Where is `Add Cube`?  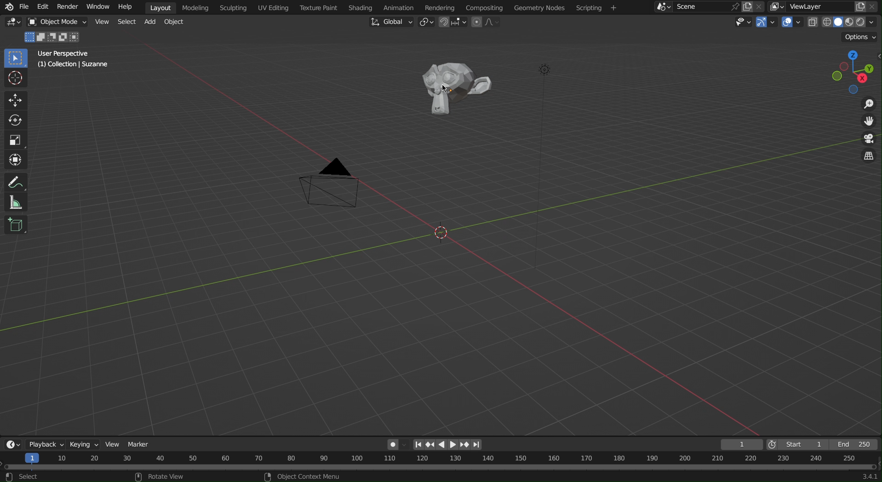 Add Cube is located at coordinates (15, 225).